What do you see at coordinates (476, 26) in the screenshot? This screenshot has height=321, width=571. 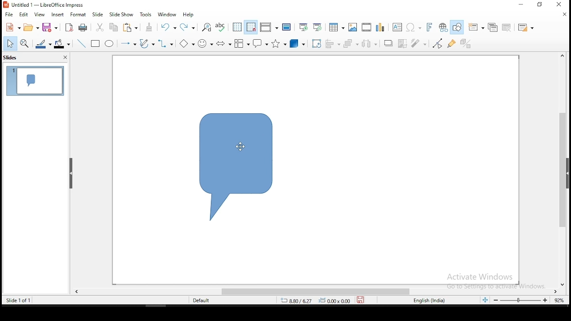 I see `new slide` at bounding box center [476, 26].